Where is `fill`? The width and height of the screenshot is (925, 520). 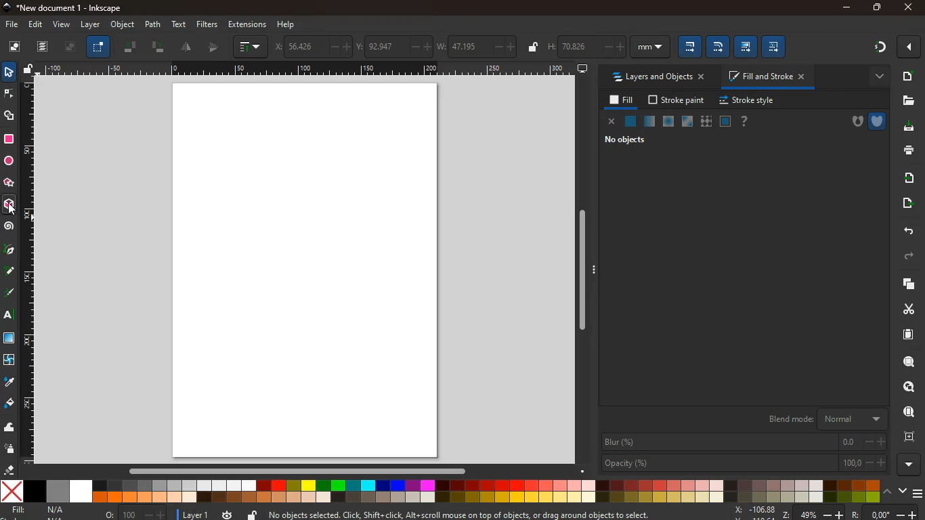 fill is located at coordinates (41, 510).